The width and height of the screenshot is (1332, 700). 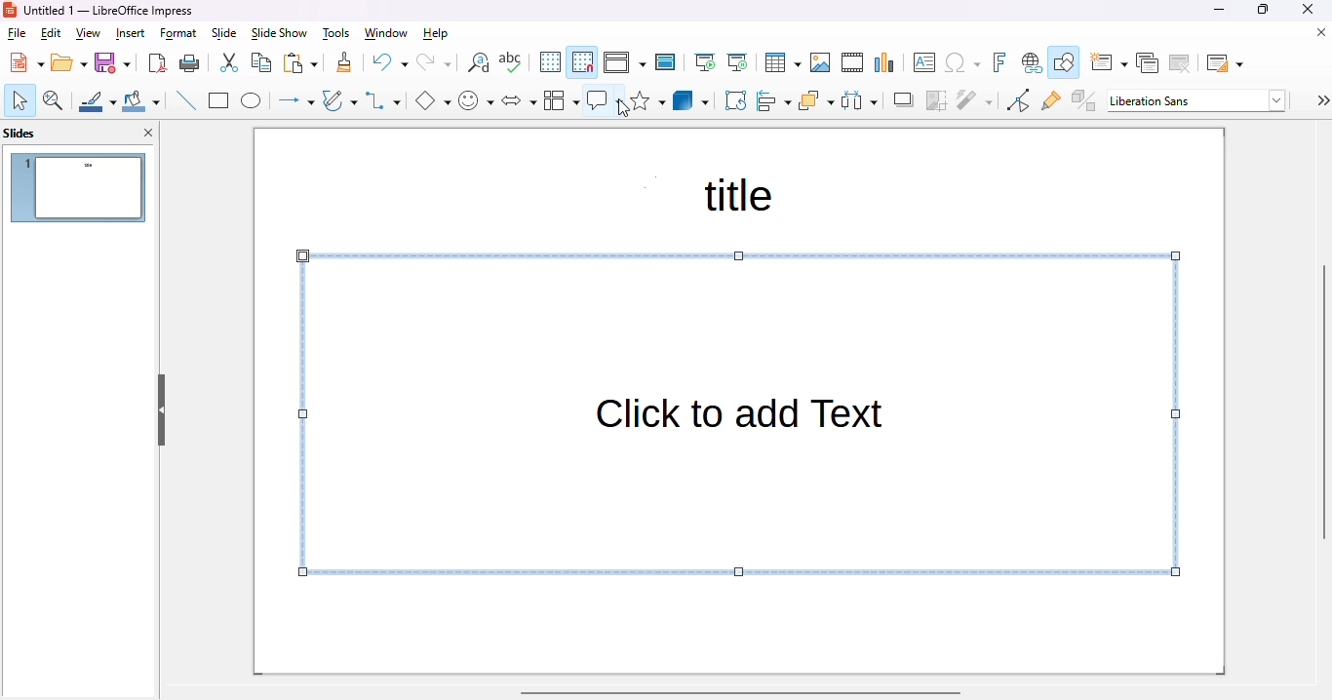 What do you see at coordinates (736, 100) in the screenshot?
I see `rotate` at bounding box center [736, 100].